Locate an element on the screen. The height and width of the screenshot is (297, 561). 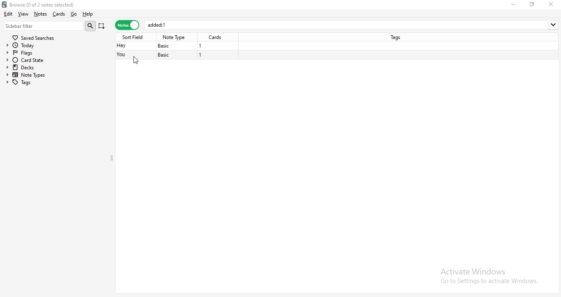
hey is located at coordinates (121, 46).